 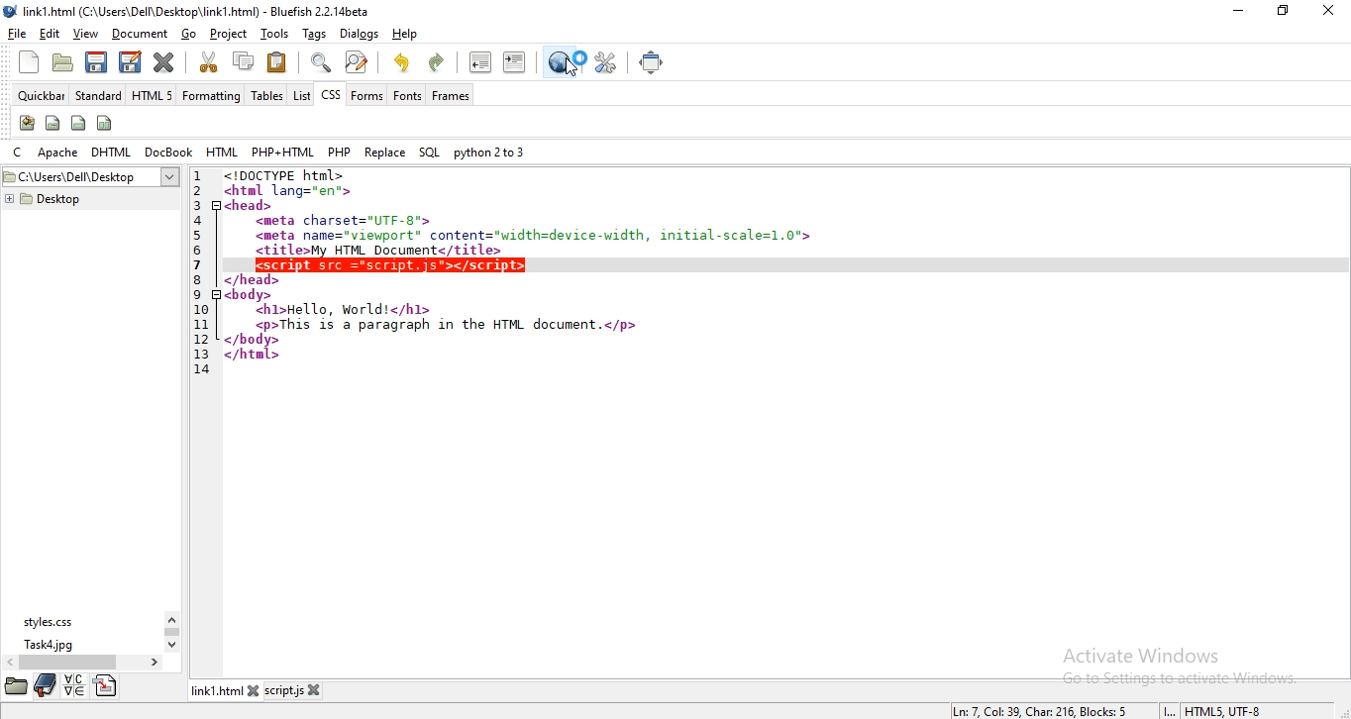 What do you see at coordinates (1223, 710) in the screenshot?
I see `text encoding` at bounding box center [1223, 710].